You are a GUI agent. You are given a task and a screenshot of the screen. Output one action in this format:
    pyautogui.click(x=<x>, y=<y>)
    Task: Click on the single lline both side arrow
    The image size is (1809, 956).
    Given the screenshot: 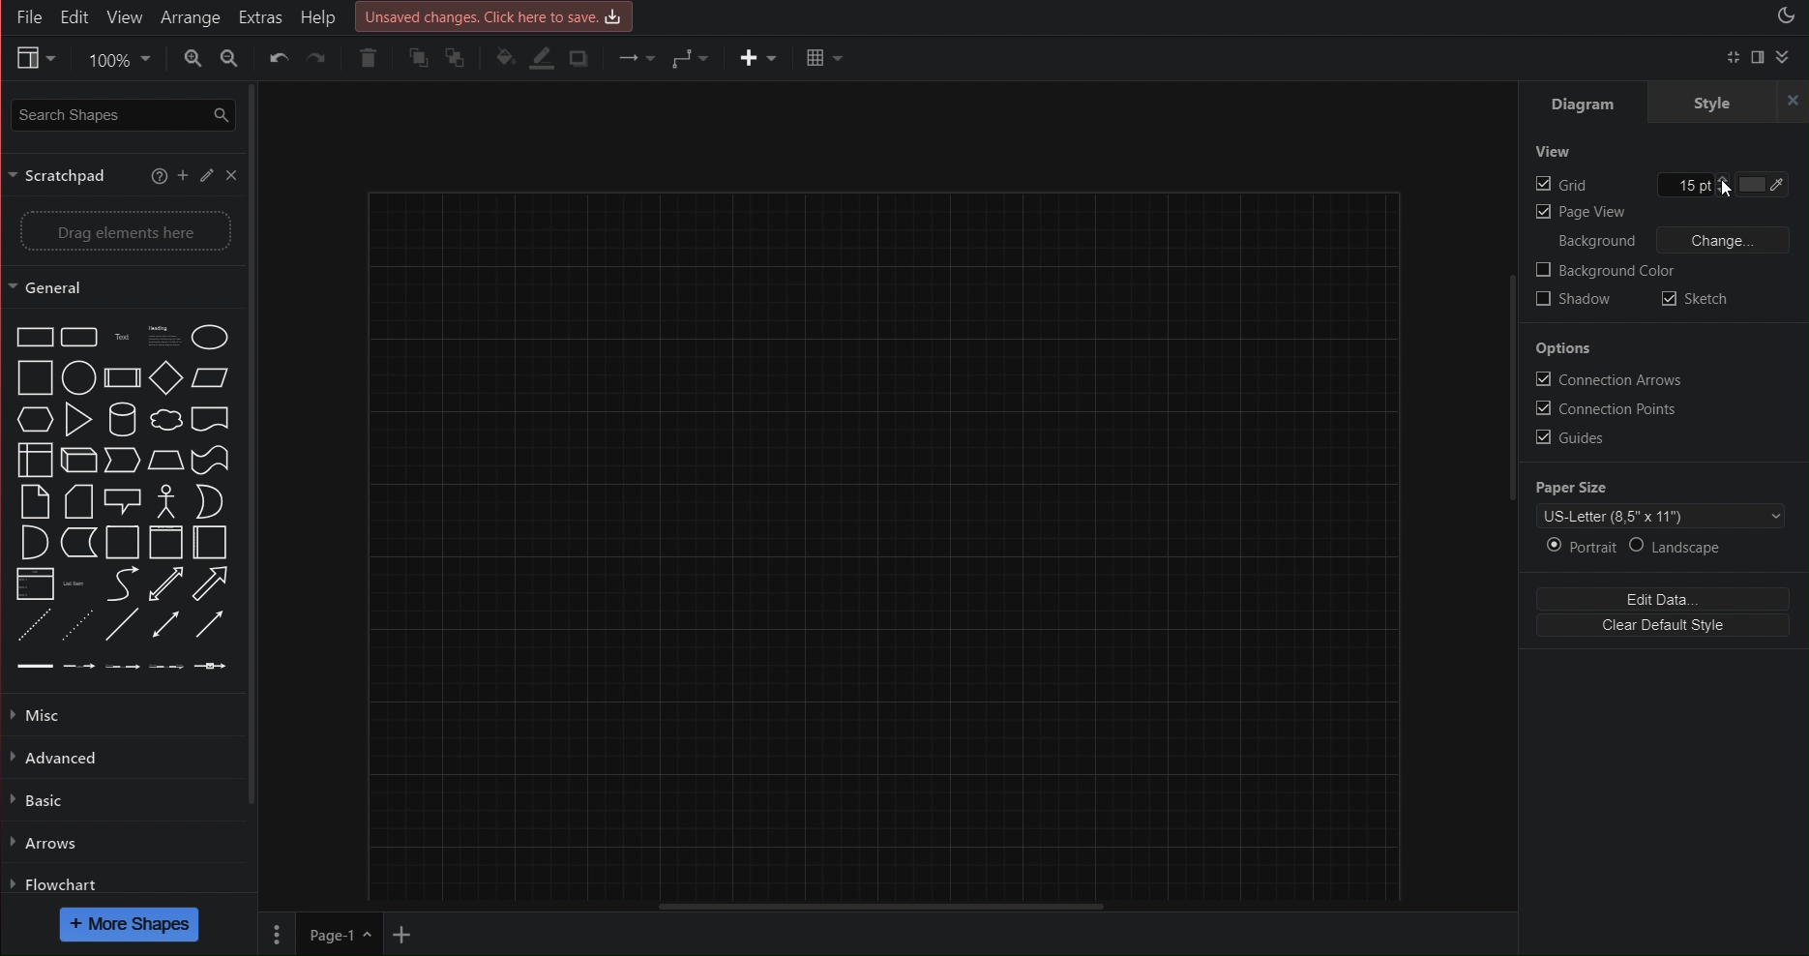 What is the action you would take?
    pyautogui.click(x=164, y=624)
    